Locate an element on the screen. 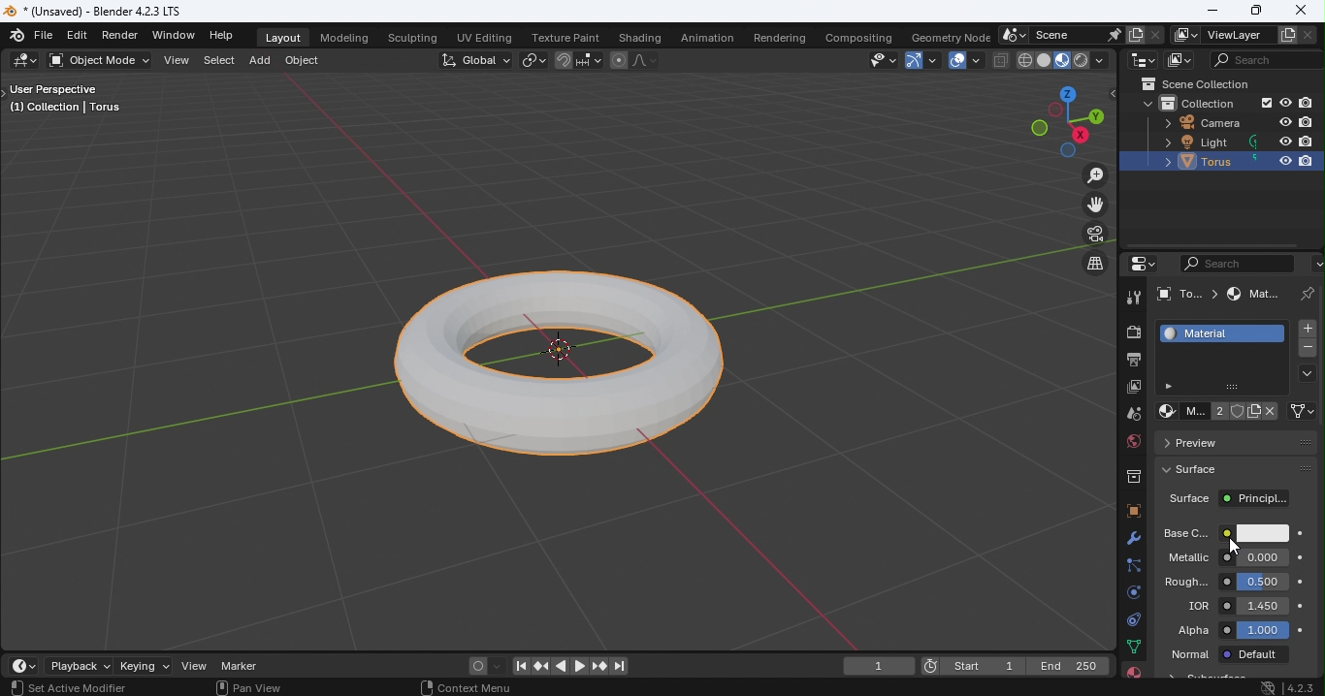 This screenshot has height=696, width=1325. End 250 is located at coordinates (1066, 667).